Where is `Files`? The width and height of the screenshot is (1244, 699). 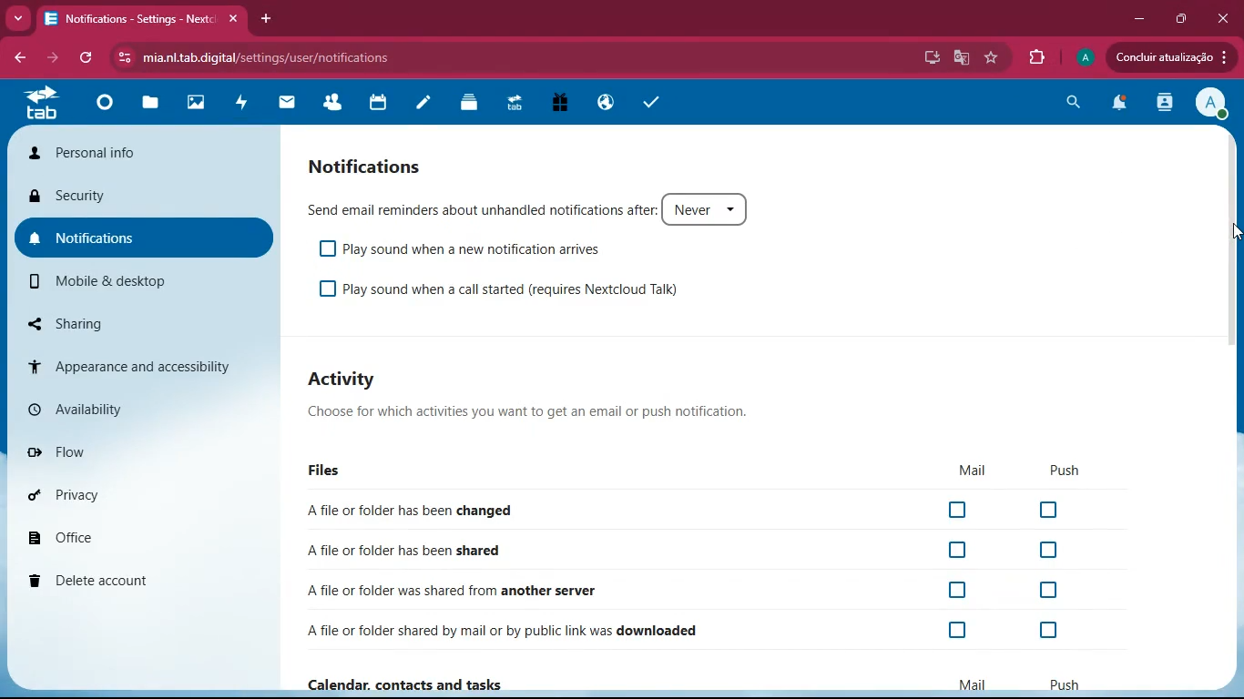 Files is located at coordinates (703, 472).